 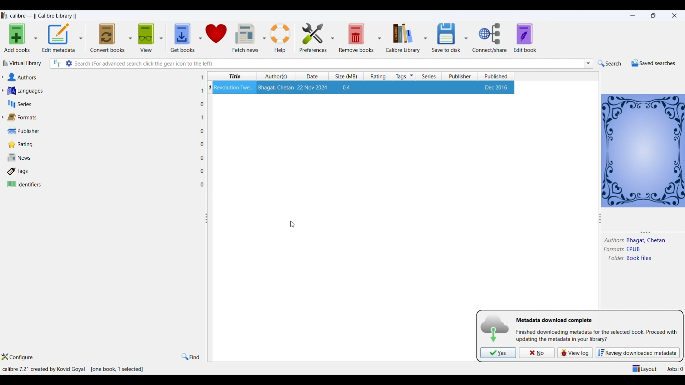 What do you see at coordinates (614, 259) in the screenshot?
I see `folder` at bounding box center [614, 259].